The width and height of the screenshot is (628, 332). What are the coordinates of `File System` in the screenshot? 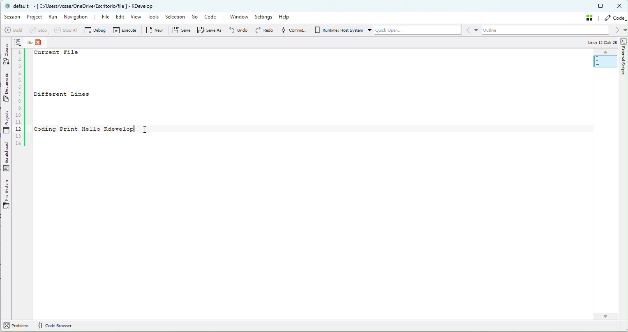 It's located at (7, 195).